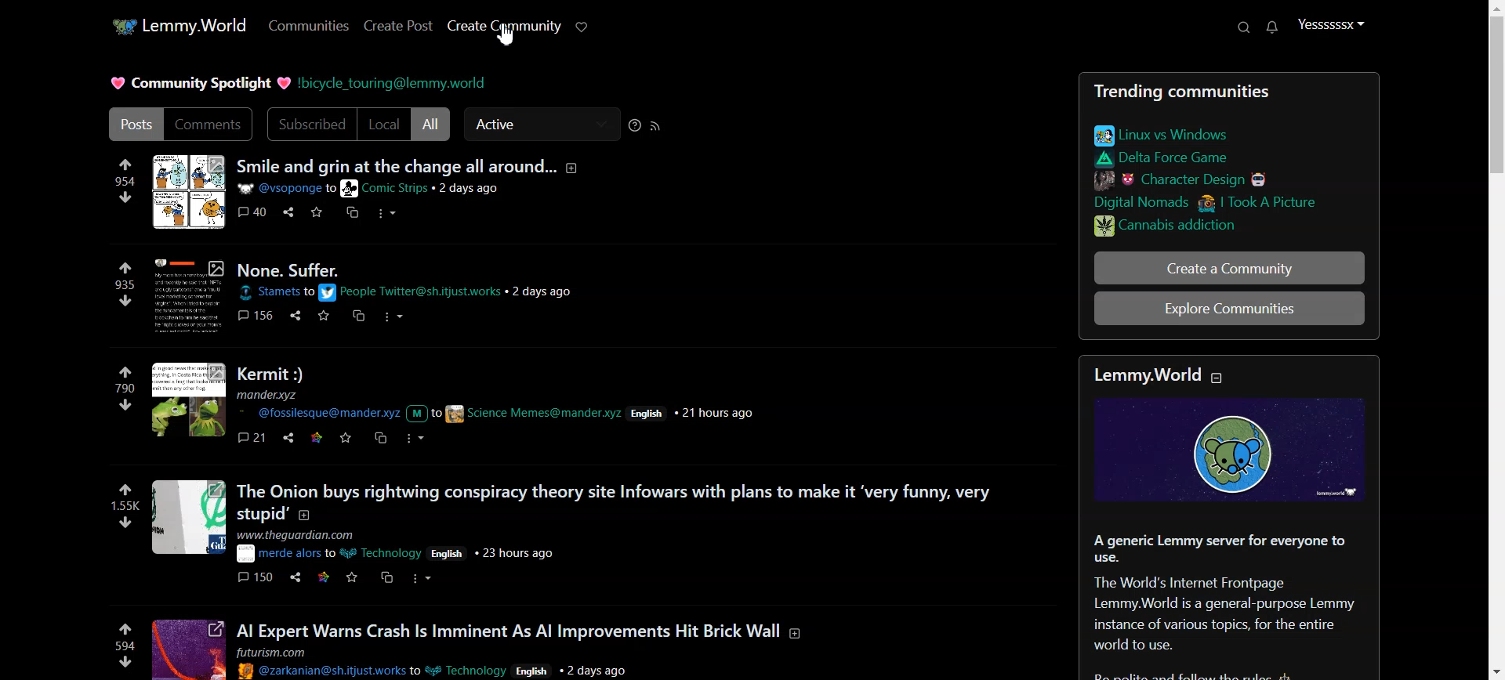  What do you see at coordinates (126, 181) in the screenshot?
I see `number` at bounding box center [126, 181].